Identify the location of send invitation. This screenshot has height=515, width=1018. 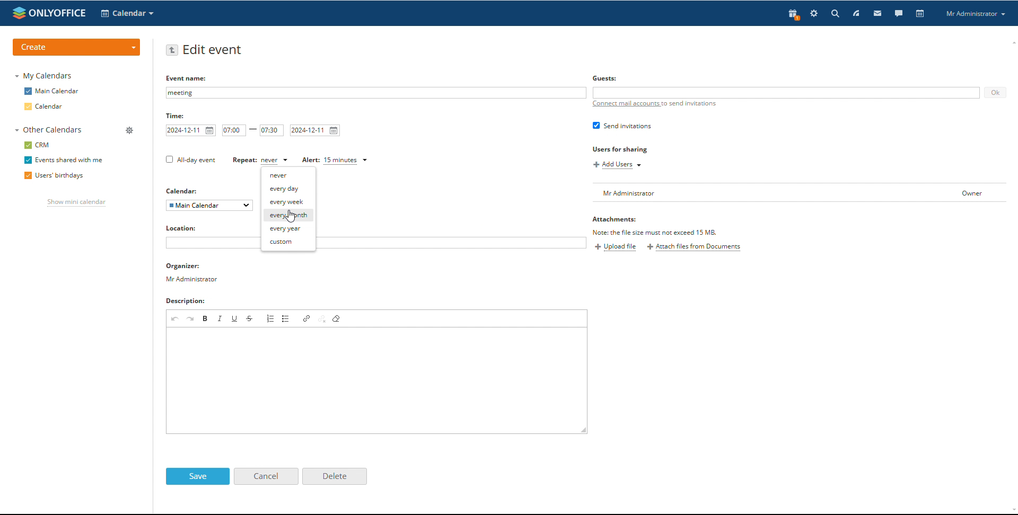
(622, 125).